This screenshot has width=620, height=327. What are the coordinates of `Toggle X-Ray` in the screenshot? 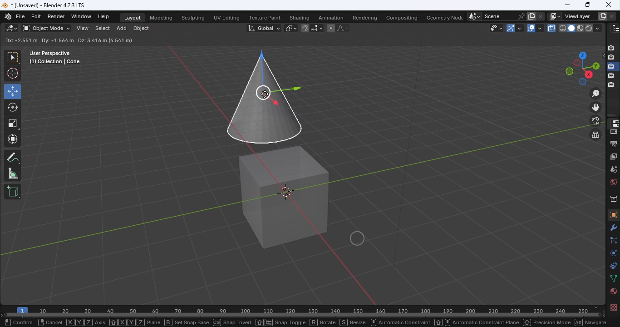 It's located at (552, 28).